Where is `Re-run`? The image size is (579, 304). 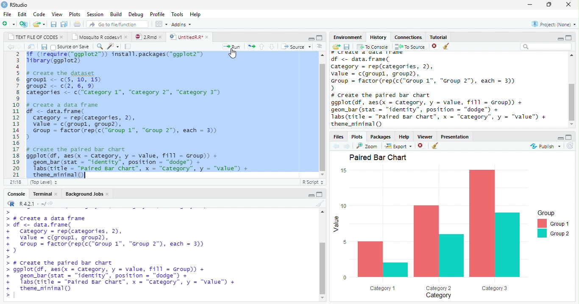
Re-run is located at coordinates (251, 47).